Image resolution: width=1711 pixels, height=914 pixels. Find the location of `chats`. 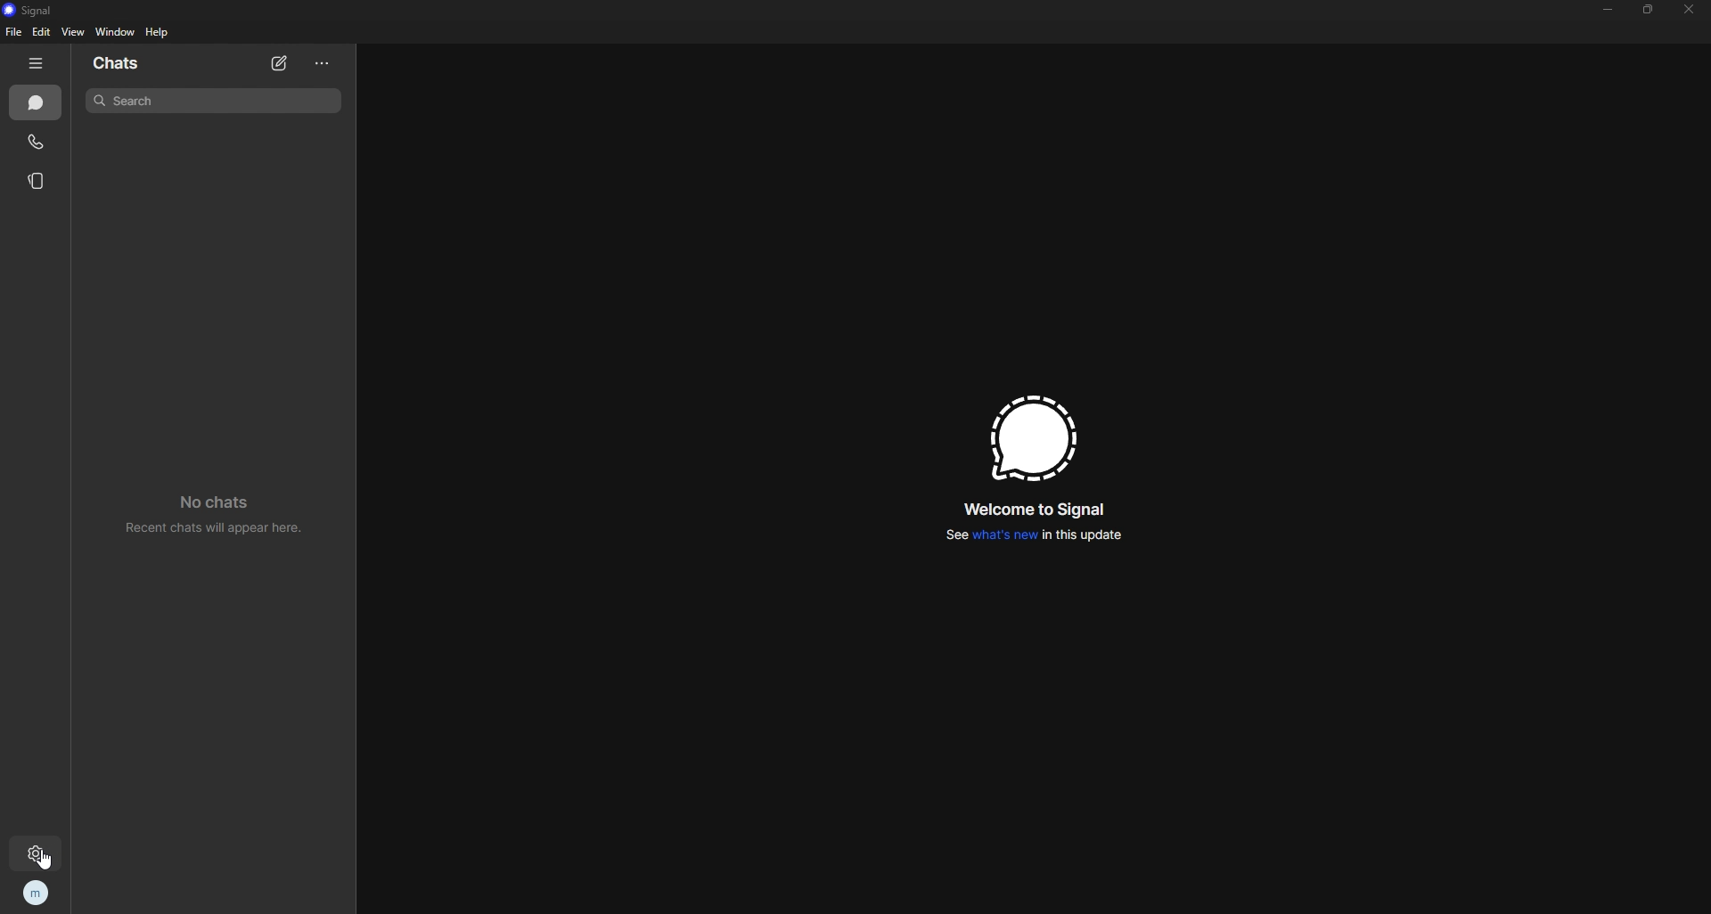

chats is located at coordinates (121, 64).